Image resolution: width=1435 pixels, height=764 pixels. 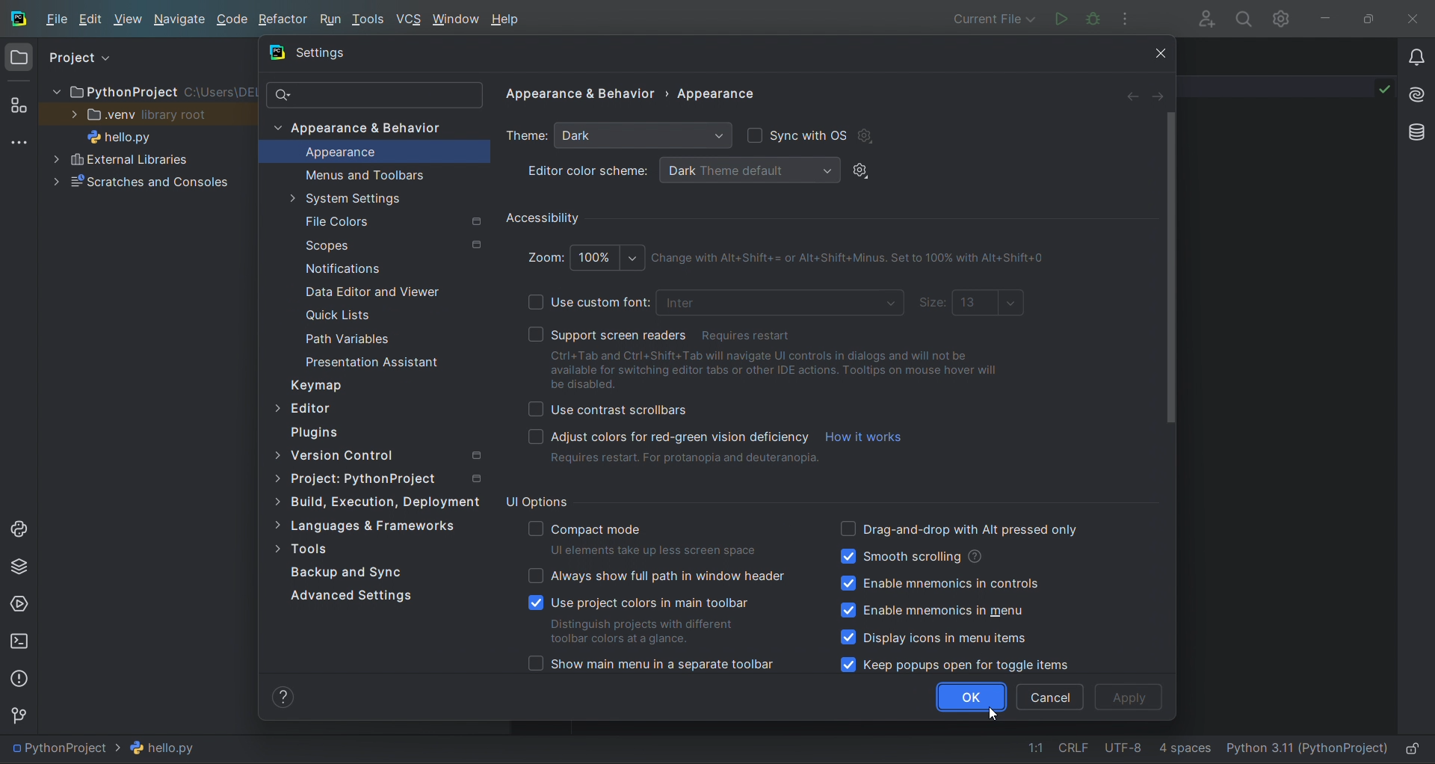 I want to click on database, so click(x=1416, y=134).